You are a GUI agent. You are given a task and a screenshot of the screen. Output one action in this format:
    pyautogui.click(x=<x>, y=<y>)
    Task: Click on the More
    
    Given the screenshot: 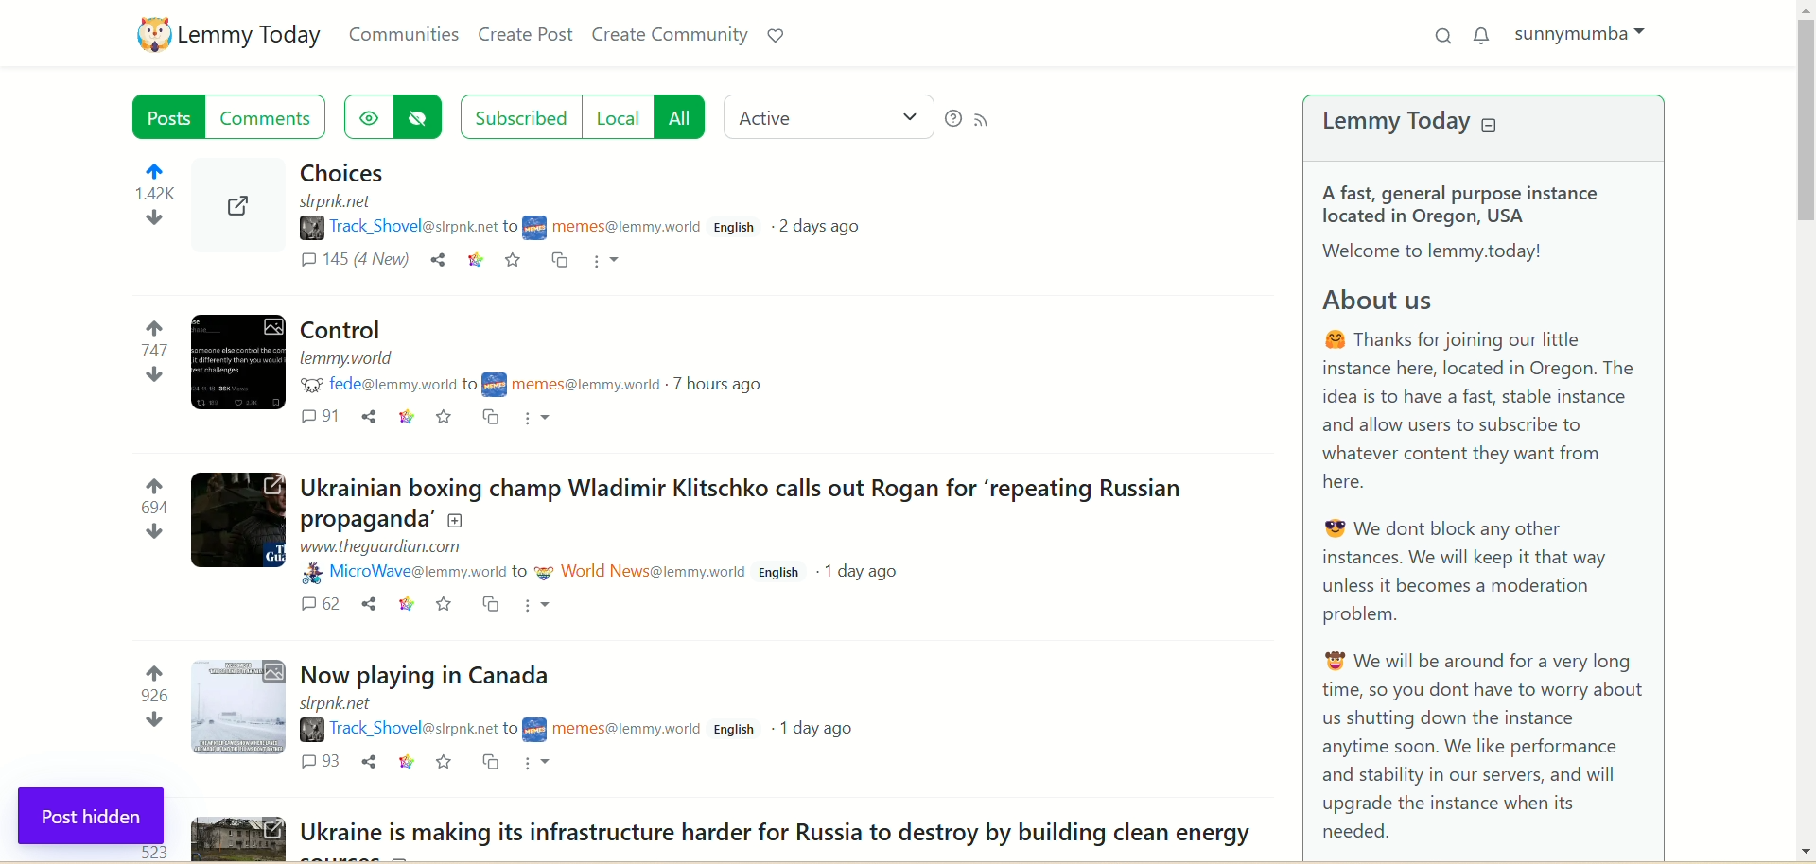 What is the action you would take?
    pyautogui.click(x=541, y=608)
    